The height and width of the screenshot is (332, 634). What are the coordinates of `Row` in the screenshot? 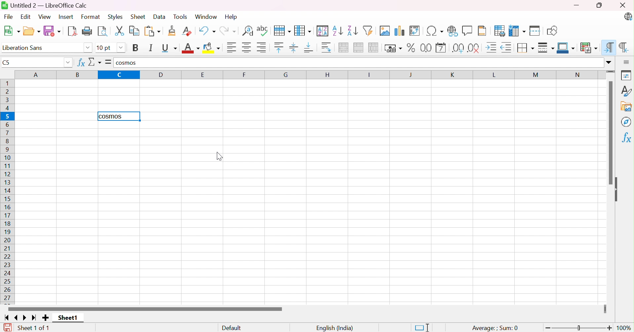 It's located at (283, 30).